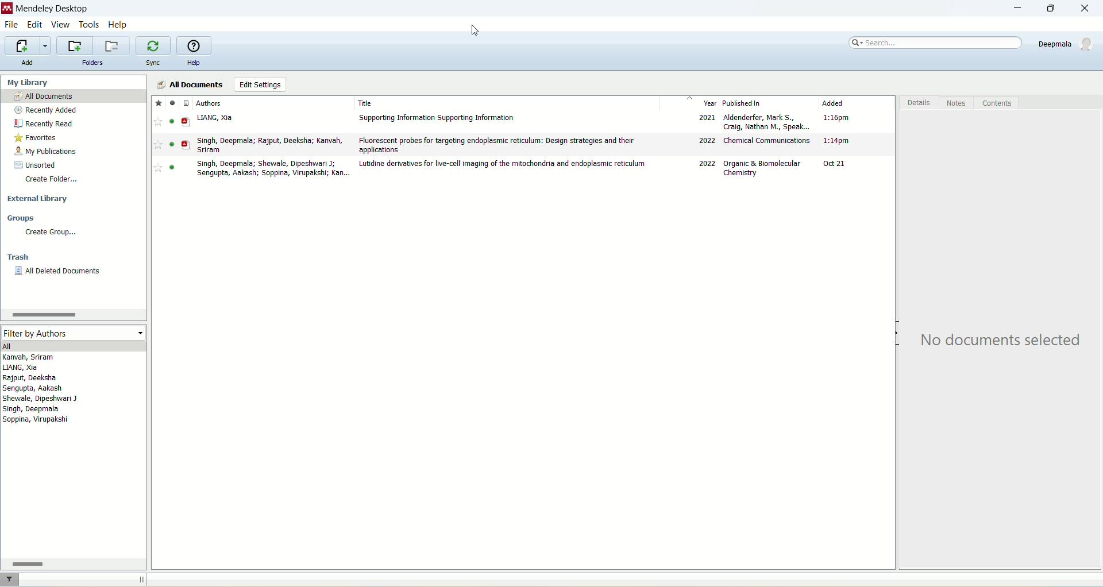 The width and height of the screenshot is (1103, 587). I want to click on Document type, so click(187, 102).